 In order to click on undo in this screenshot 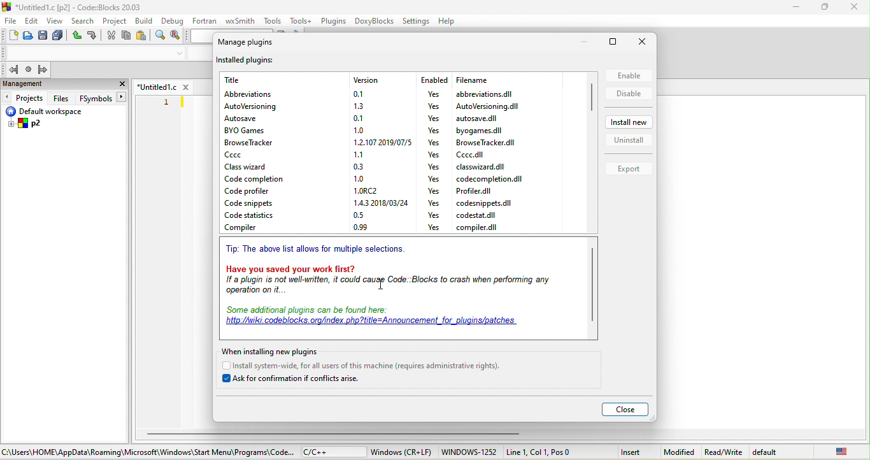, I will do `click(77, 35)`.